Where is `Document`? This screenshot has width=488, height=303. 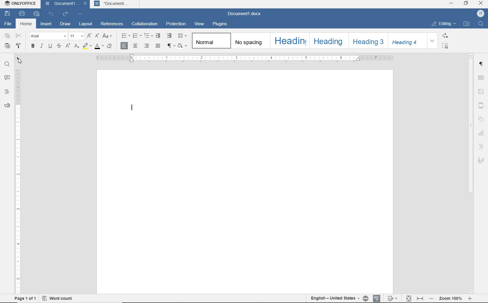
Document is located at coordinates (114, 4).